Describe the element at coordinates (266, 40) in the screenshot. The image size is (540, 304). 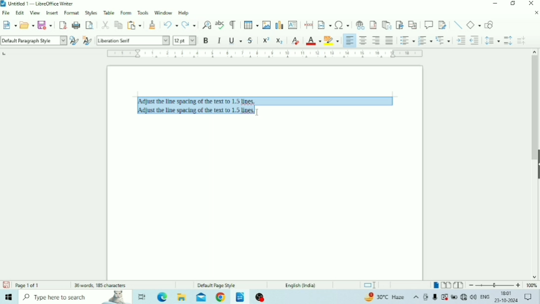
I see `Superscript` at that location.